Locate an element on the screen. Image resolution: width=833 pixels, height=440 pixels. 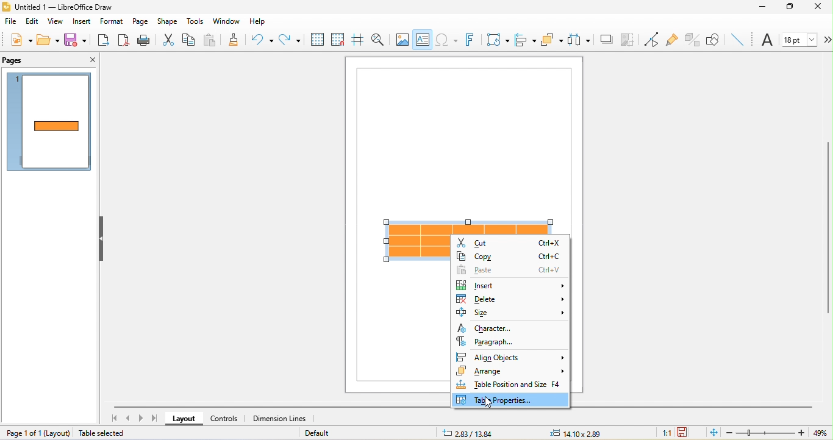
1:1 is located at coordinates (662, 432).